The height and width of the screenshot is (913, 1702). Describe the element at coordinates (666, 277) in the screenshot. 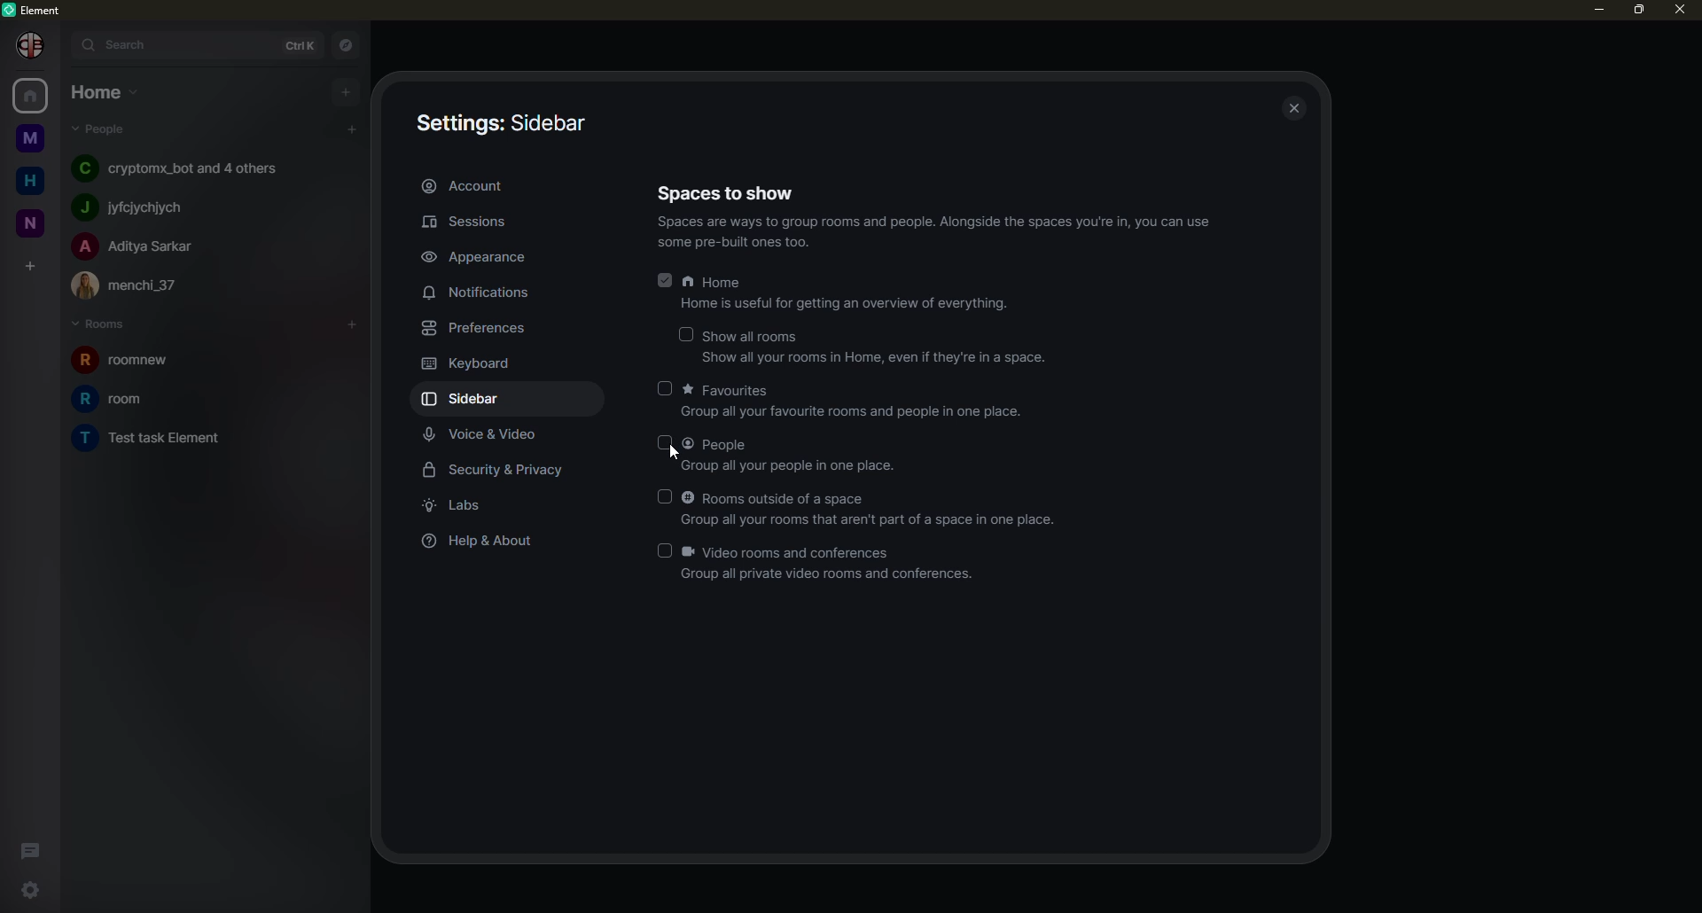

I see `enabled` at that location.